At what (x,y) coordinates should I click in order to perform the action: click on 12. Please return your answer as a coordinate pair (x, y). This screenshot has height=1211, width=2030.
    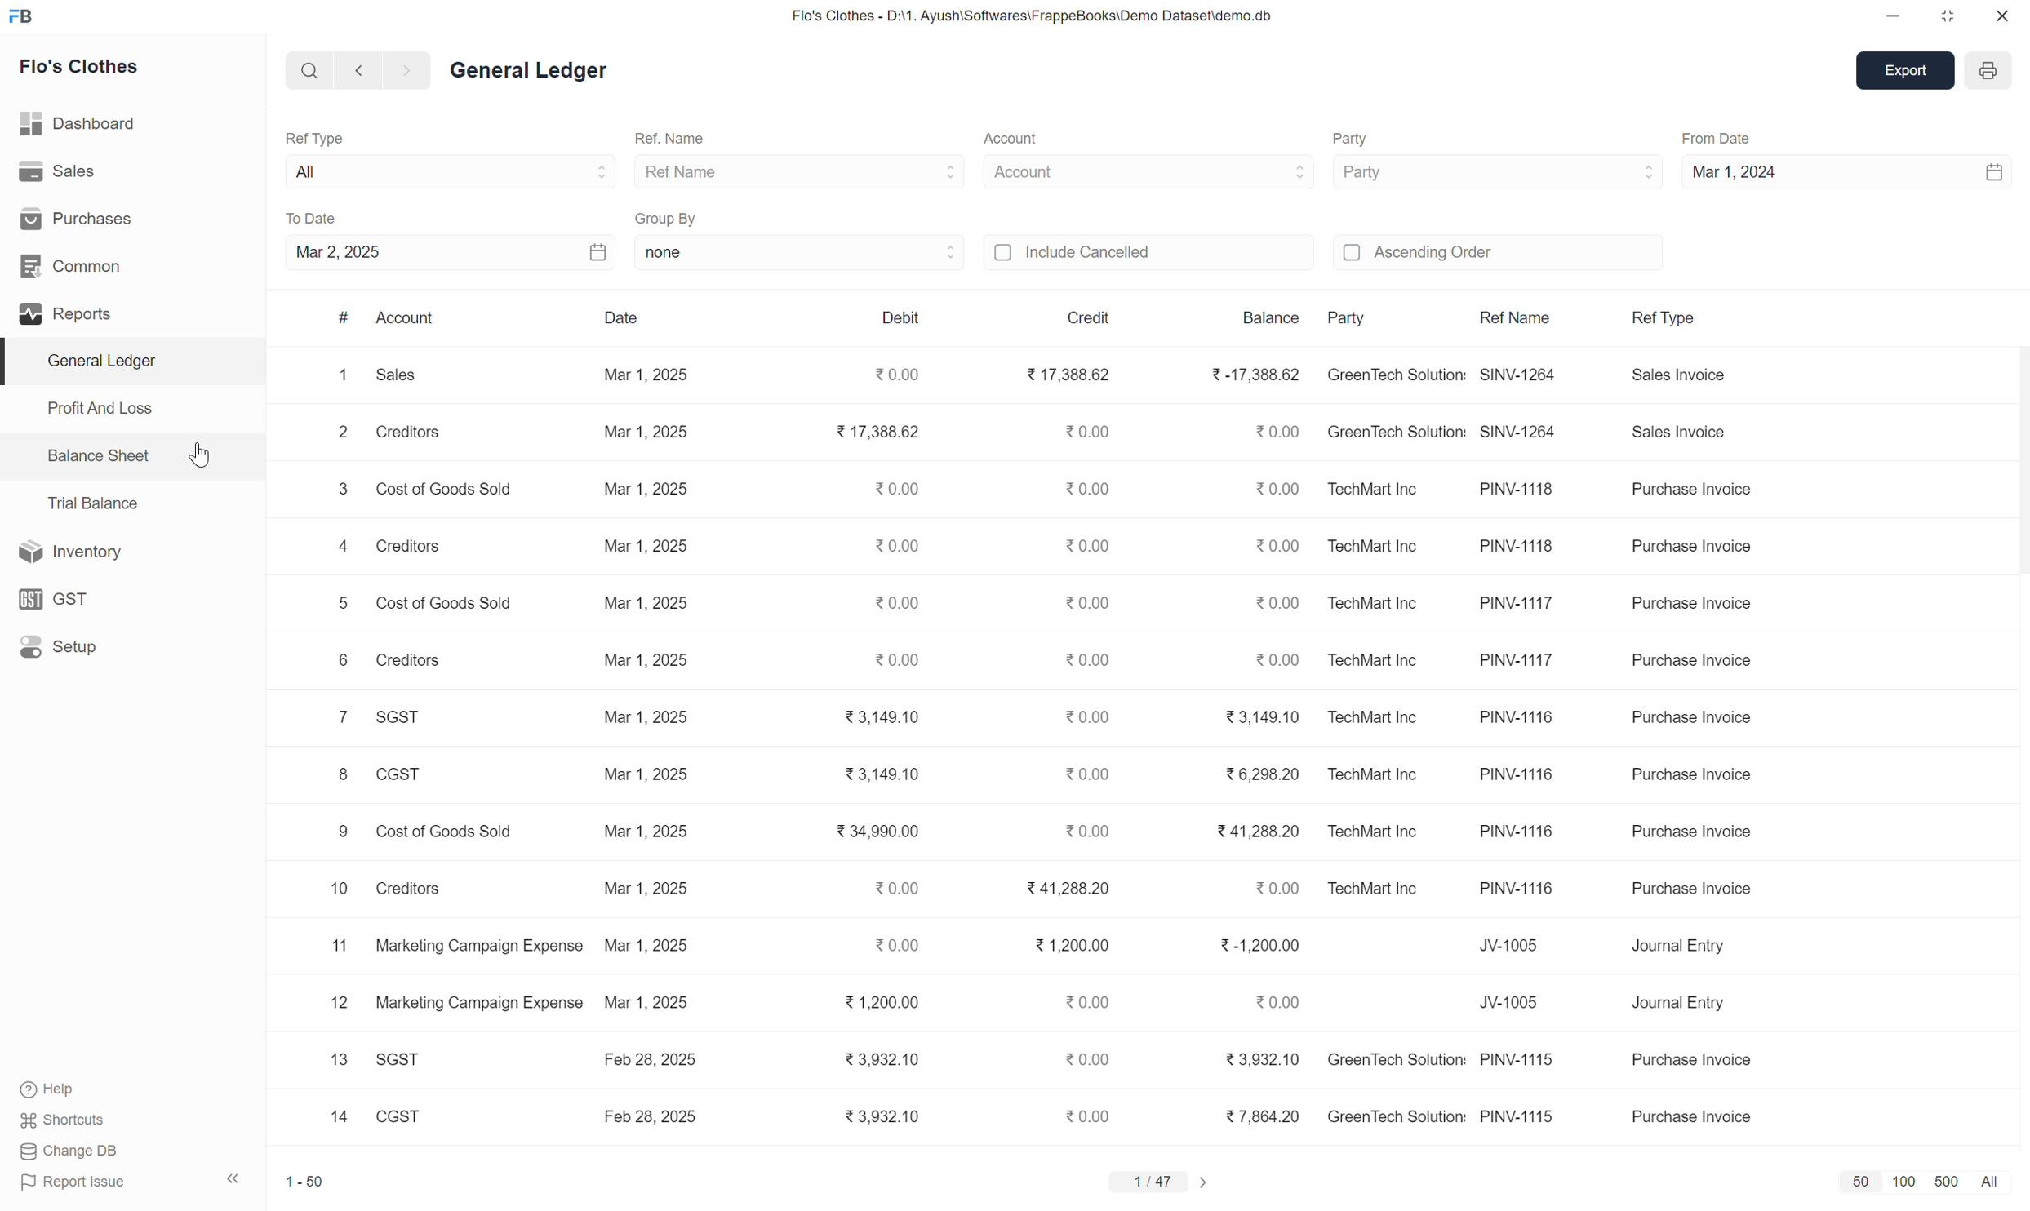
    Looking at the image, I should click on (340, 1003).